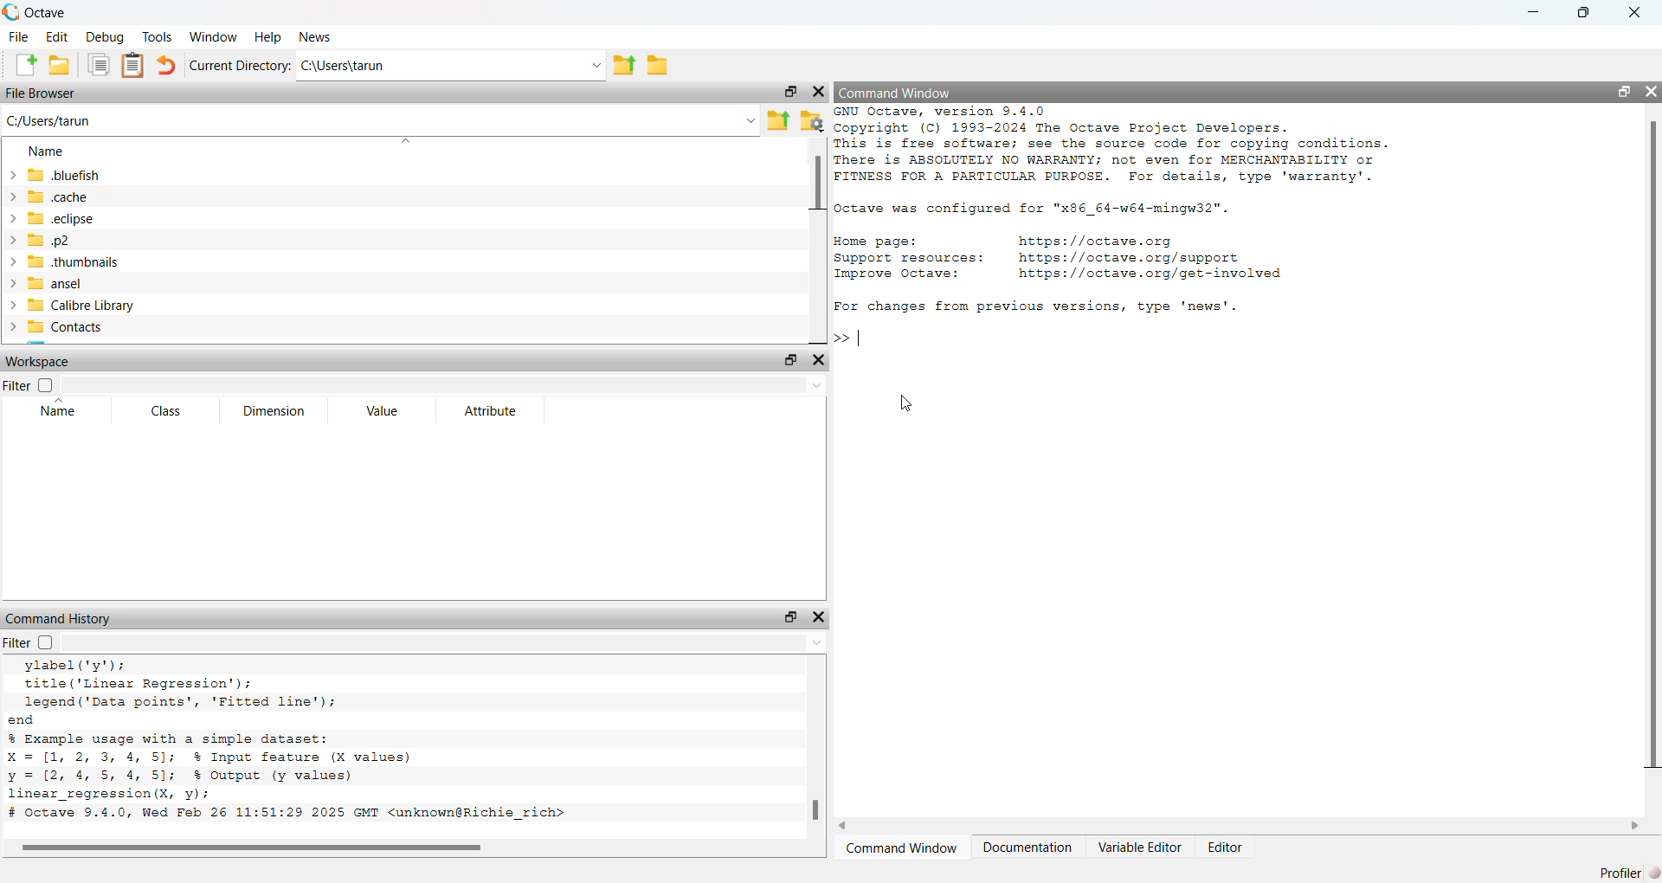  Describe the element at coordinates (99, 66) in the screenshot. I see `copy` at that location.